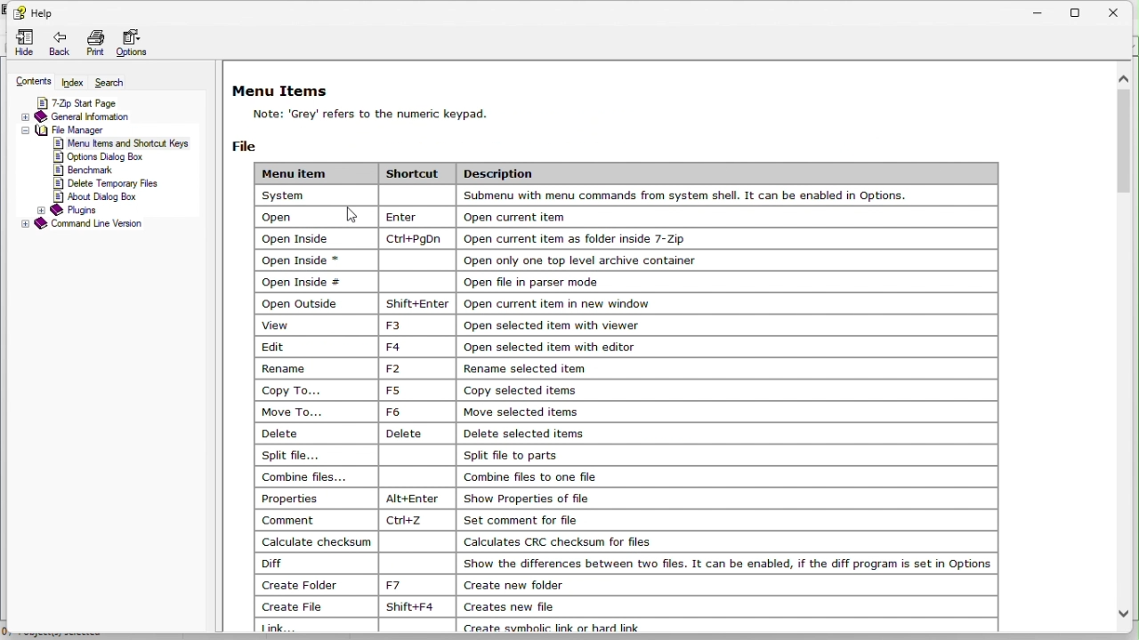 Image resolution: width=1139 pixels, height=640 pixels. I want to click on | Open Inside * 1 | Open only one top level archive container, so click(485, 260).